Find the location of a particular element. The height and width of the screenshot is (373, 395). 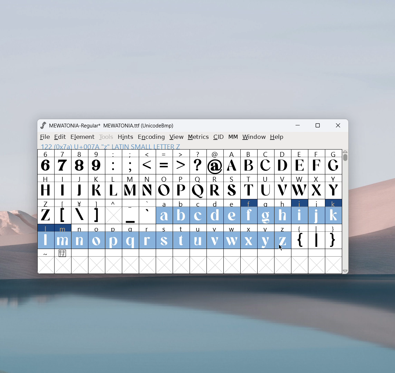

H is located at coordinates (45, 186).